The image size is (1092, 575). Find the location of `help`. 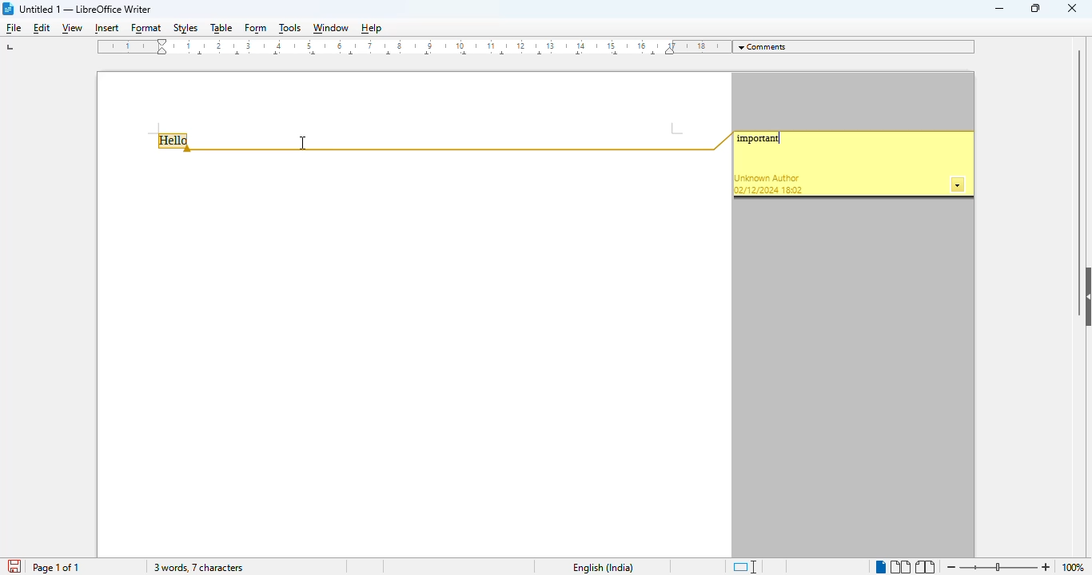

help is located at coordinates (371, 28).